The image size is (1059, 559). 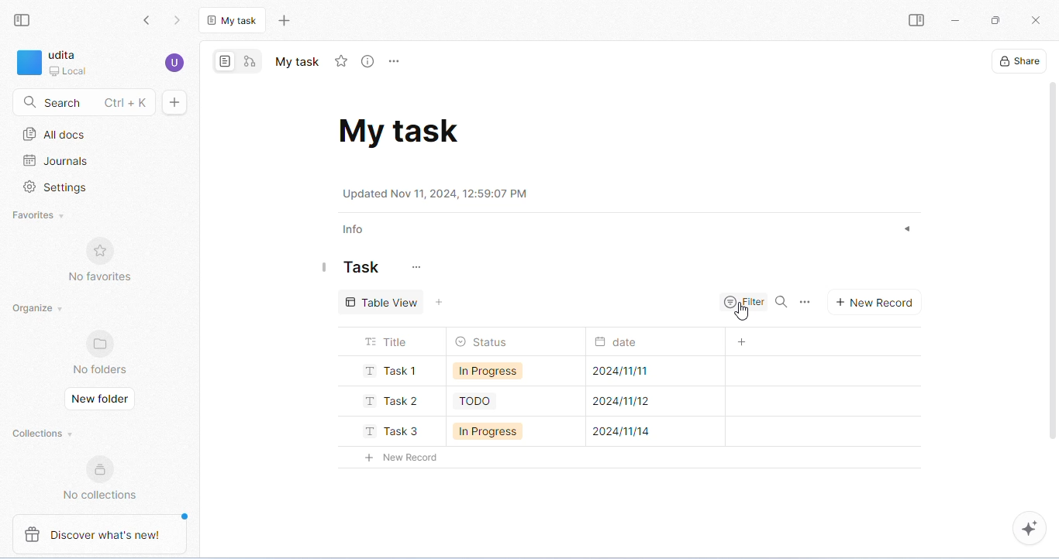 I want to click on date, so click(x=621, y=342).